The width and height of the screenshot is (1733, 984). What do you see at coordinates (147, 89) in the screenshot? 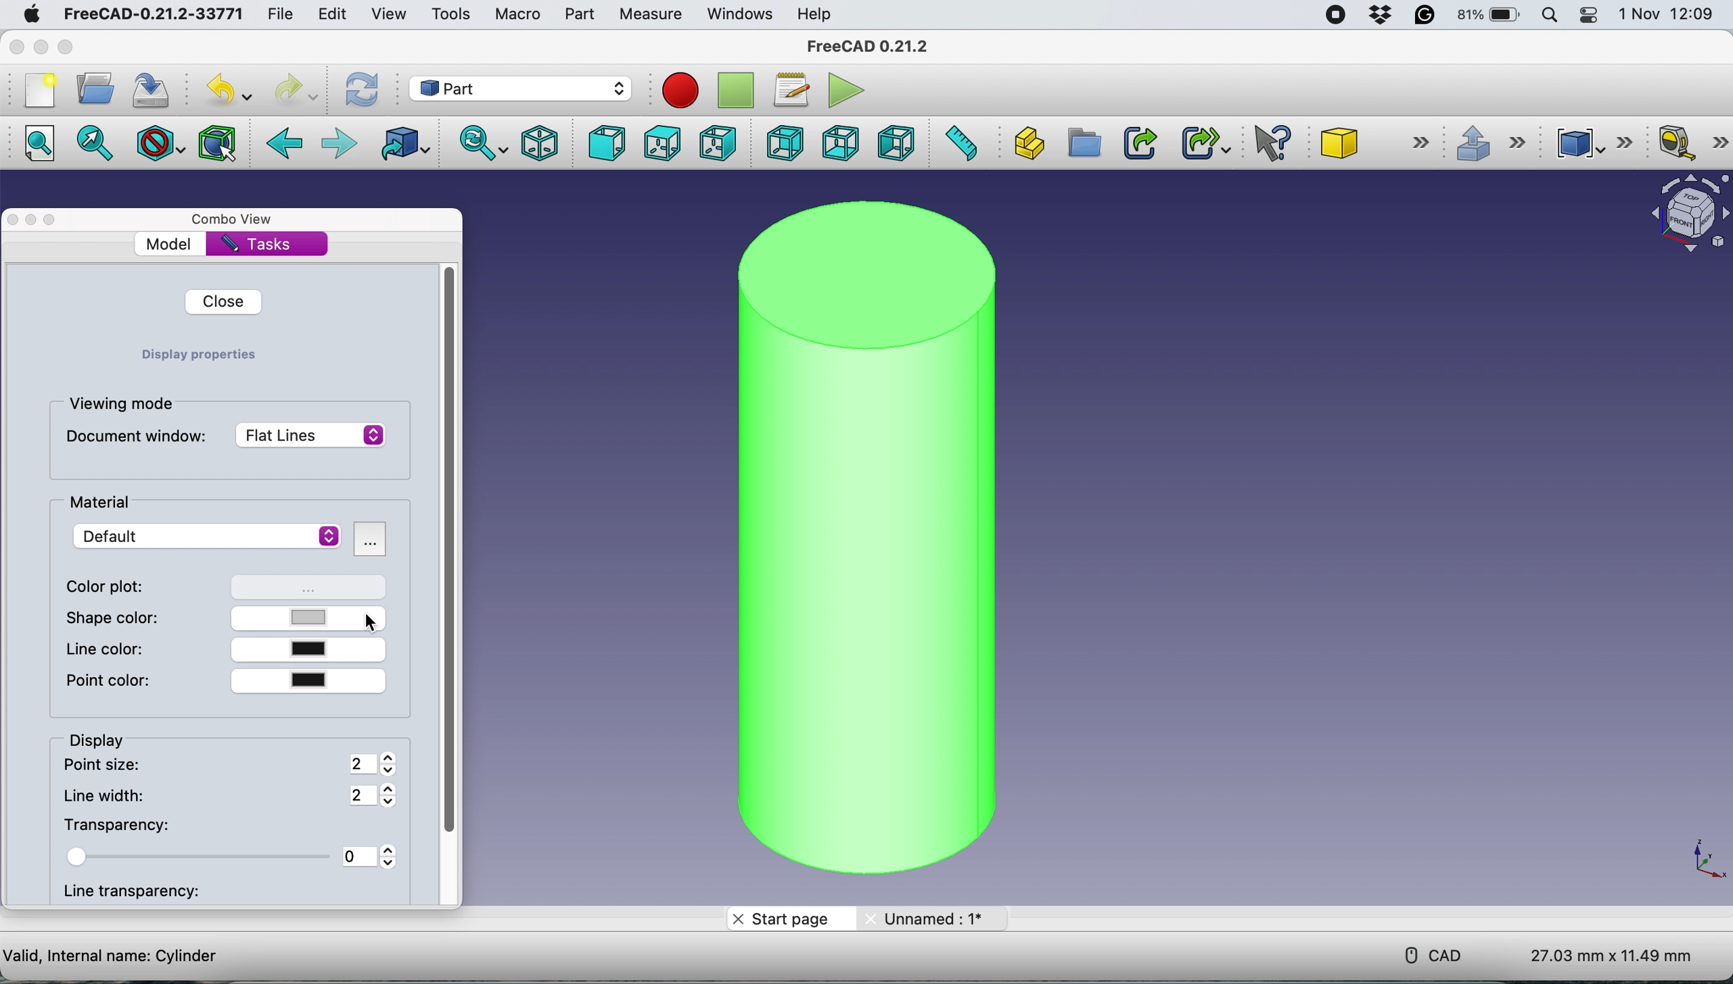
I see `save` at bounding box center [147, 89].